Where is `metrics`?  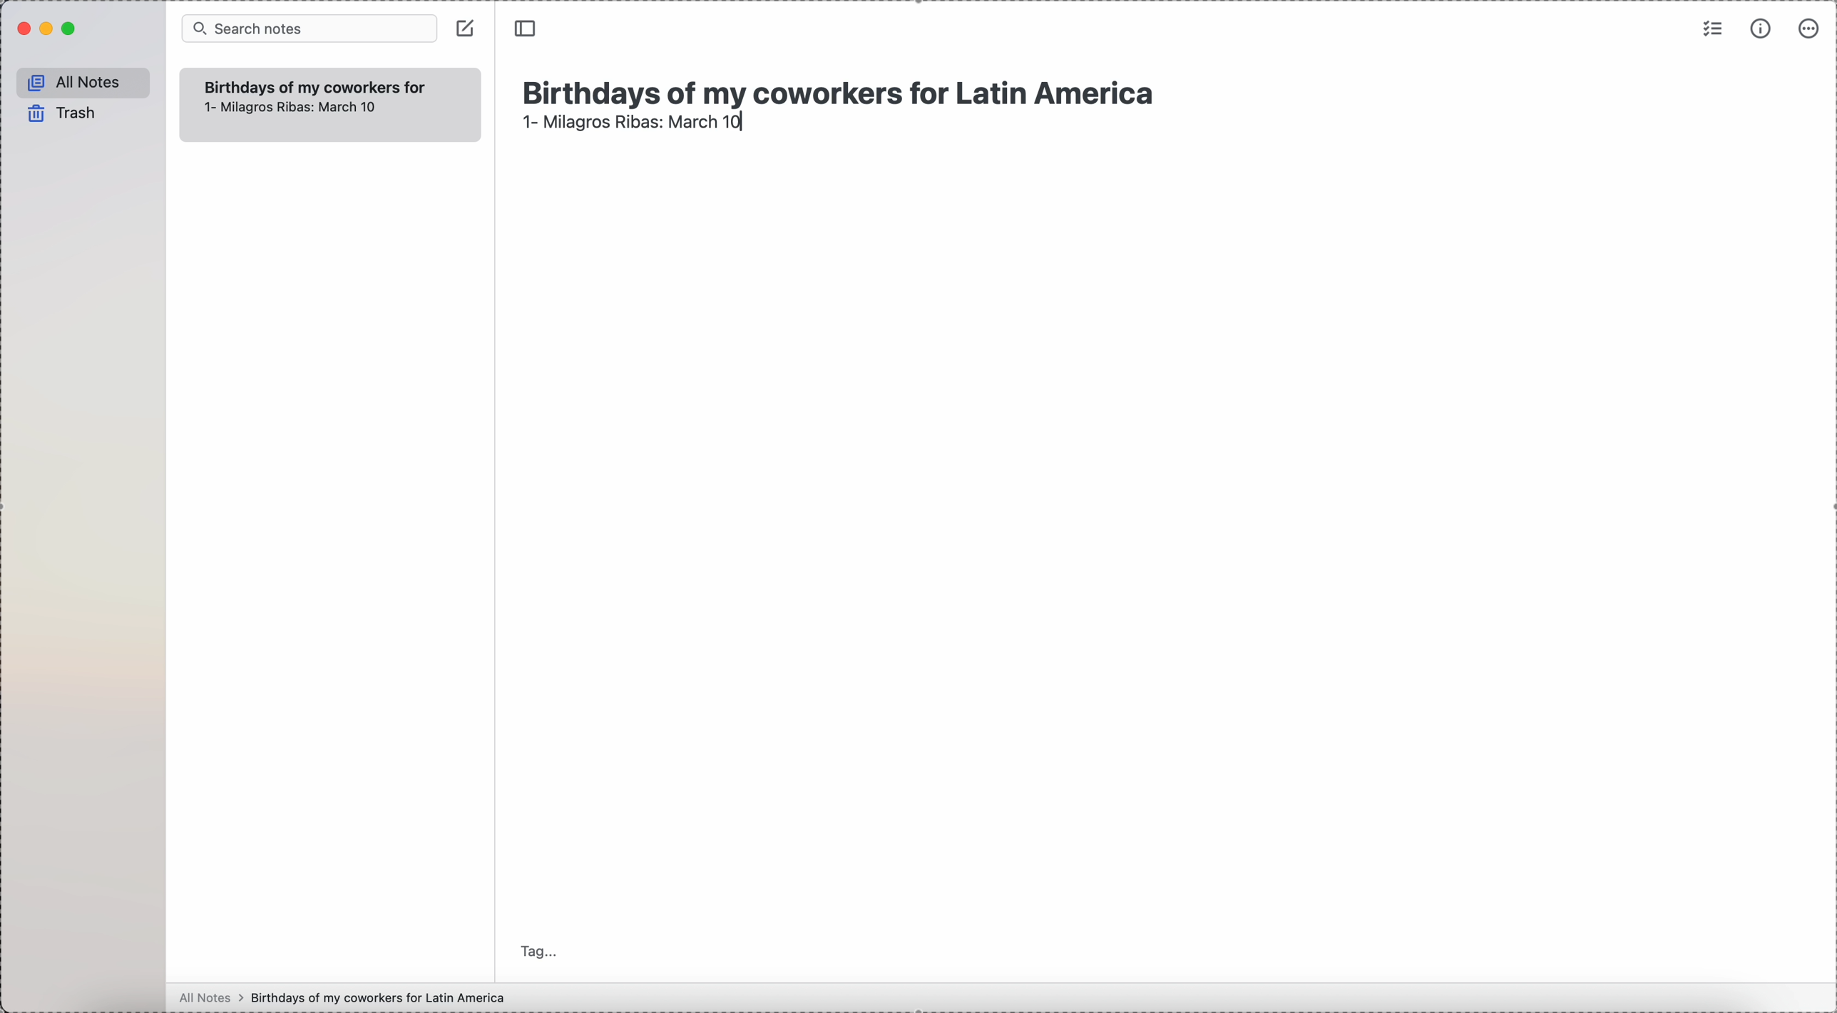 metrics is located at coordinates (1763, 28).